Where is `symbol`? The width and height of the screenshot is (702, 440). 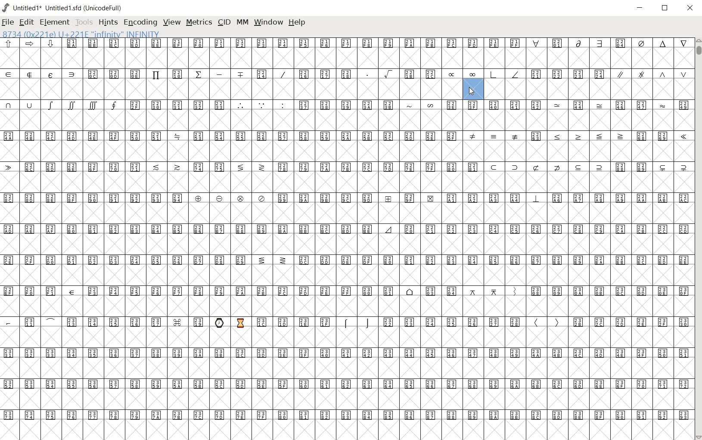 symbol is located at coordinates (683, 137).